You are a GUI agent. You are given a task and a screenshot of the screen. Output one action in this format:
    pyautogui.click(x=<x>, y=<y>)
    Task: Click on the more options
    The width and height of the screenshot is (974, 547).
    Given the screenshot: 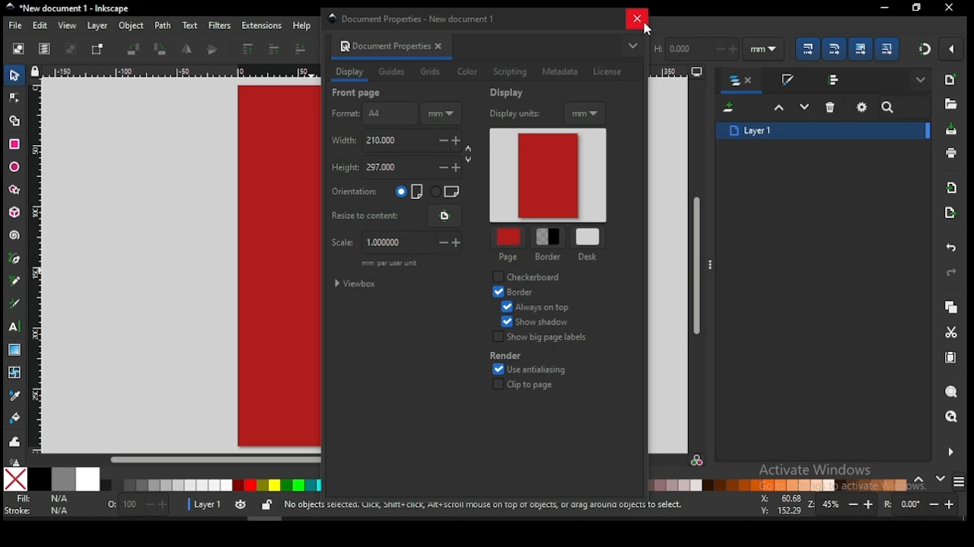 What is the action you would take?
    pyautogui.click(x=712, y=264)
    